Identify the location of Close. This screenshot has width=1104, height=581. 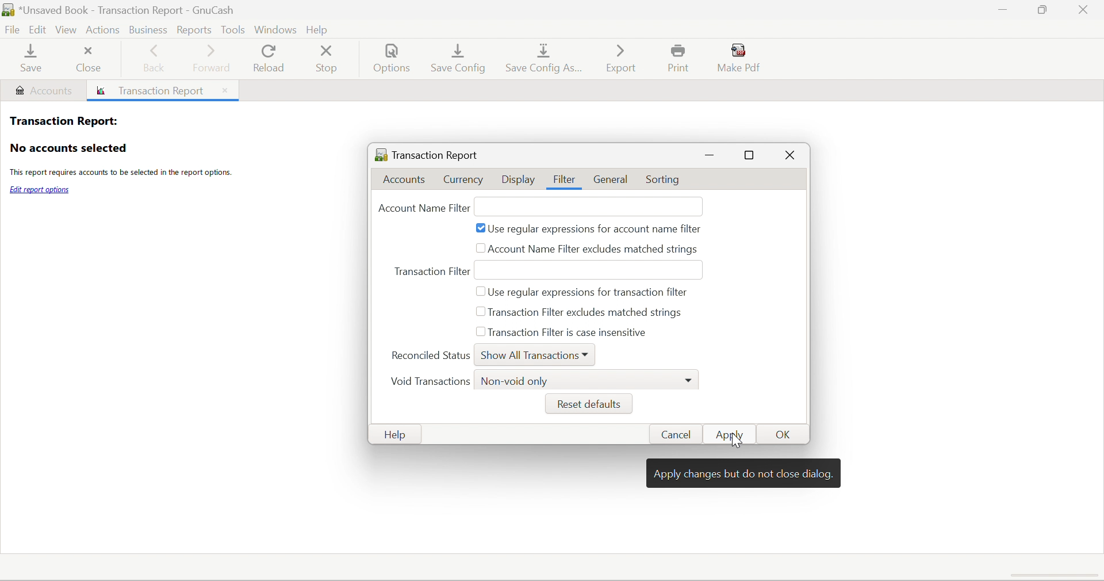
(89, 58).